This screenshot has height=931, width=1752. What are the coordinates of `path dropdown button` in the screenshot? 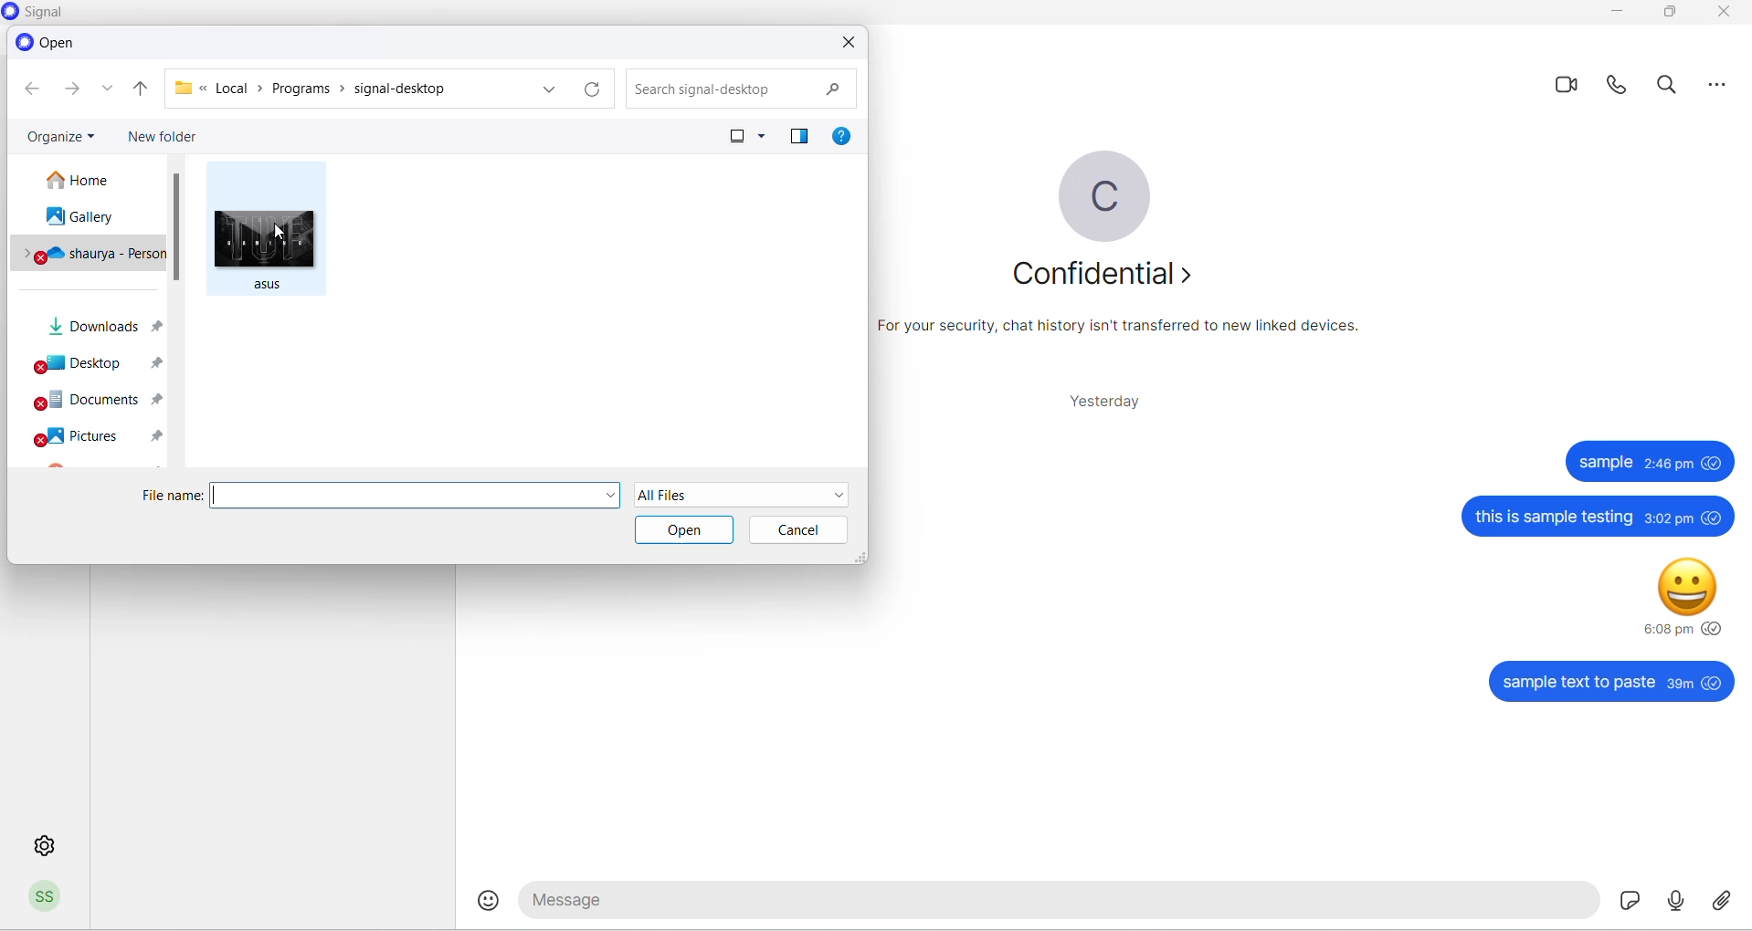 It's located at (547, 89).